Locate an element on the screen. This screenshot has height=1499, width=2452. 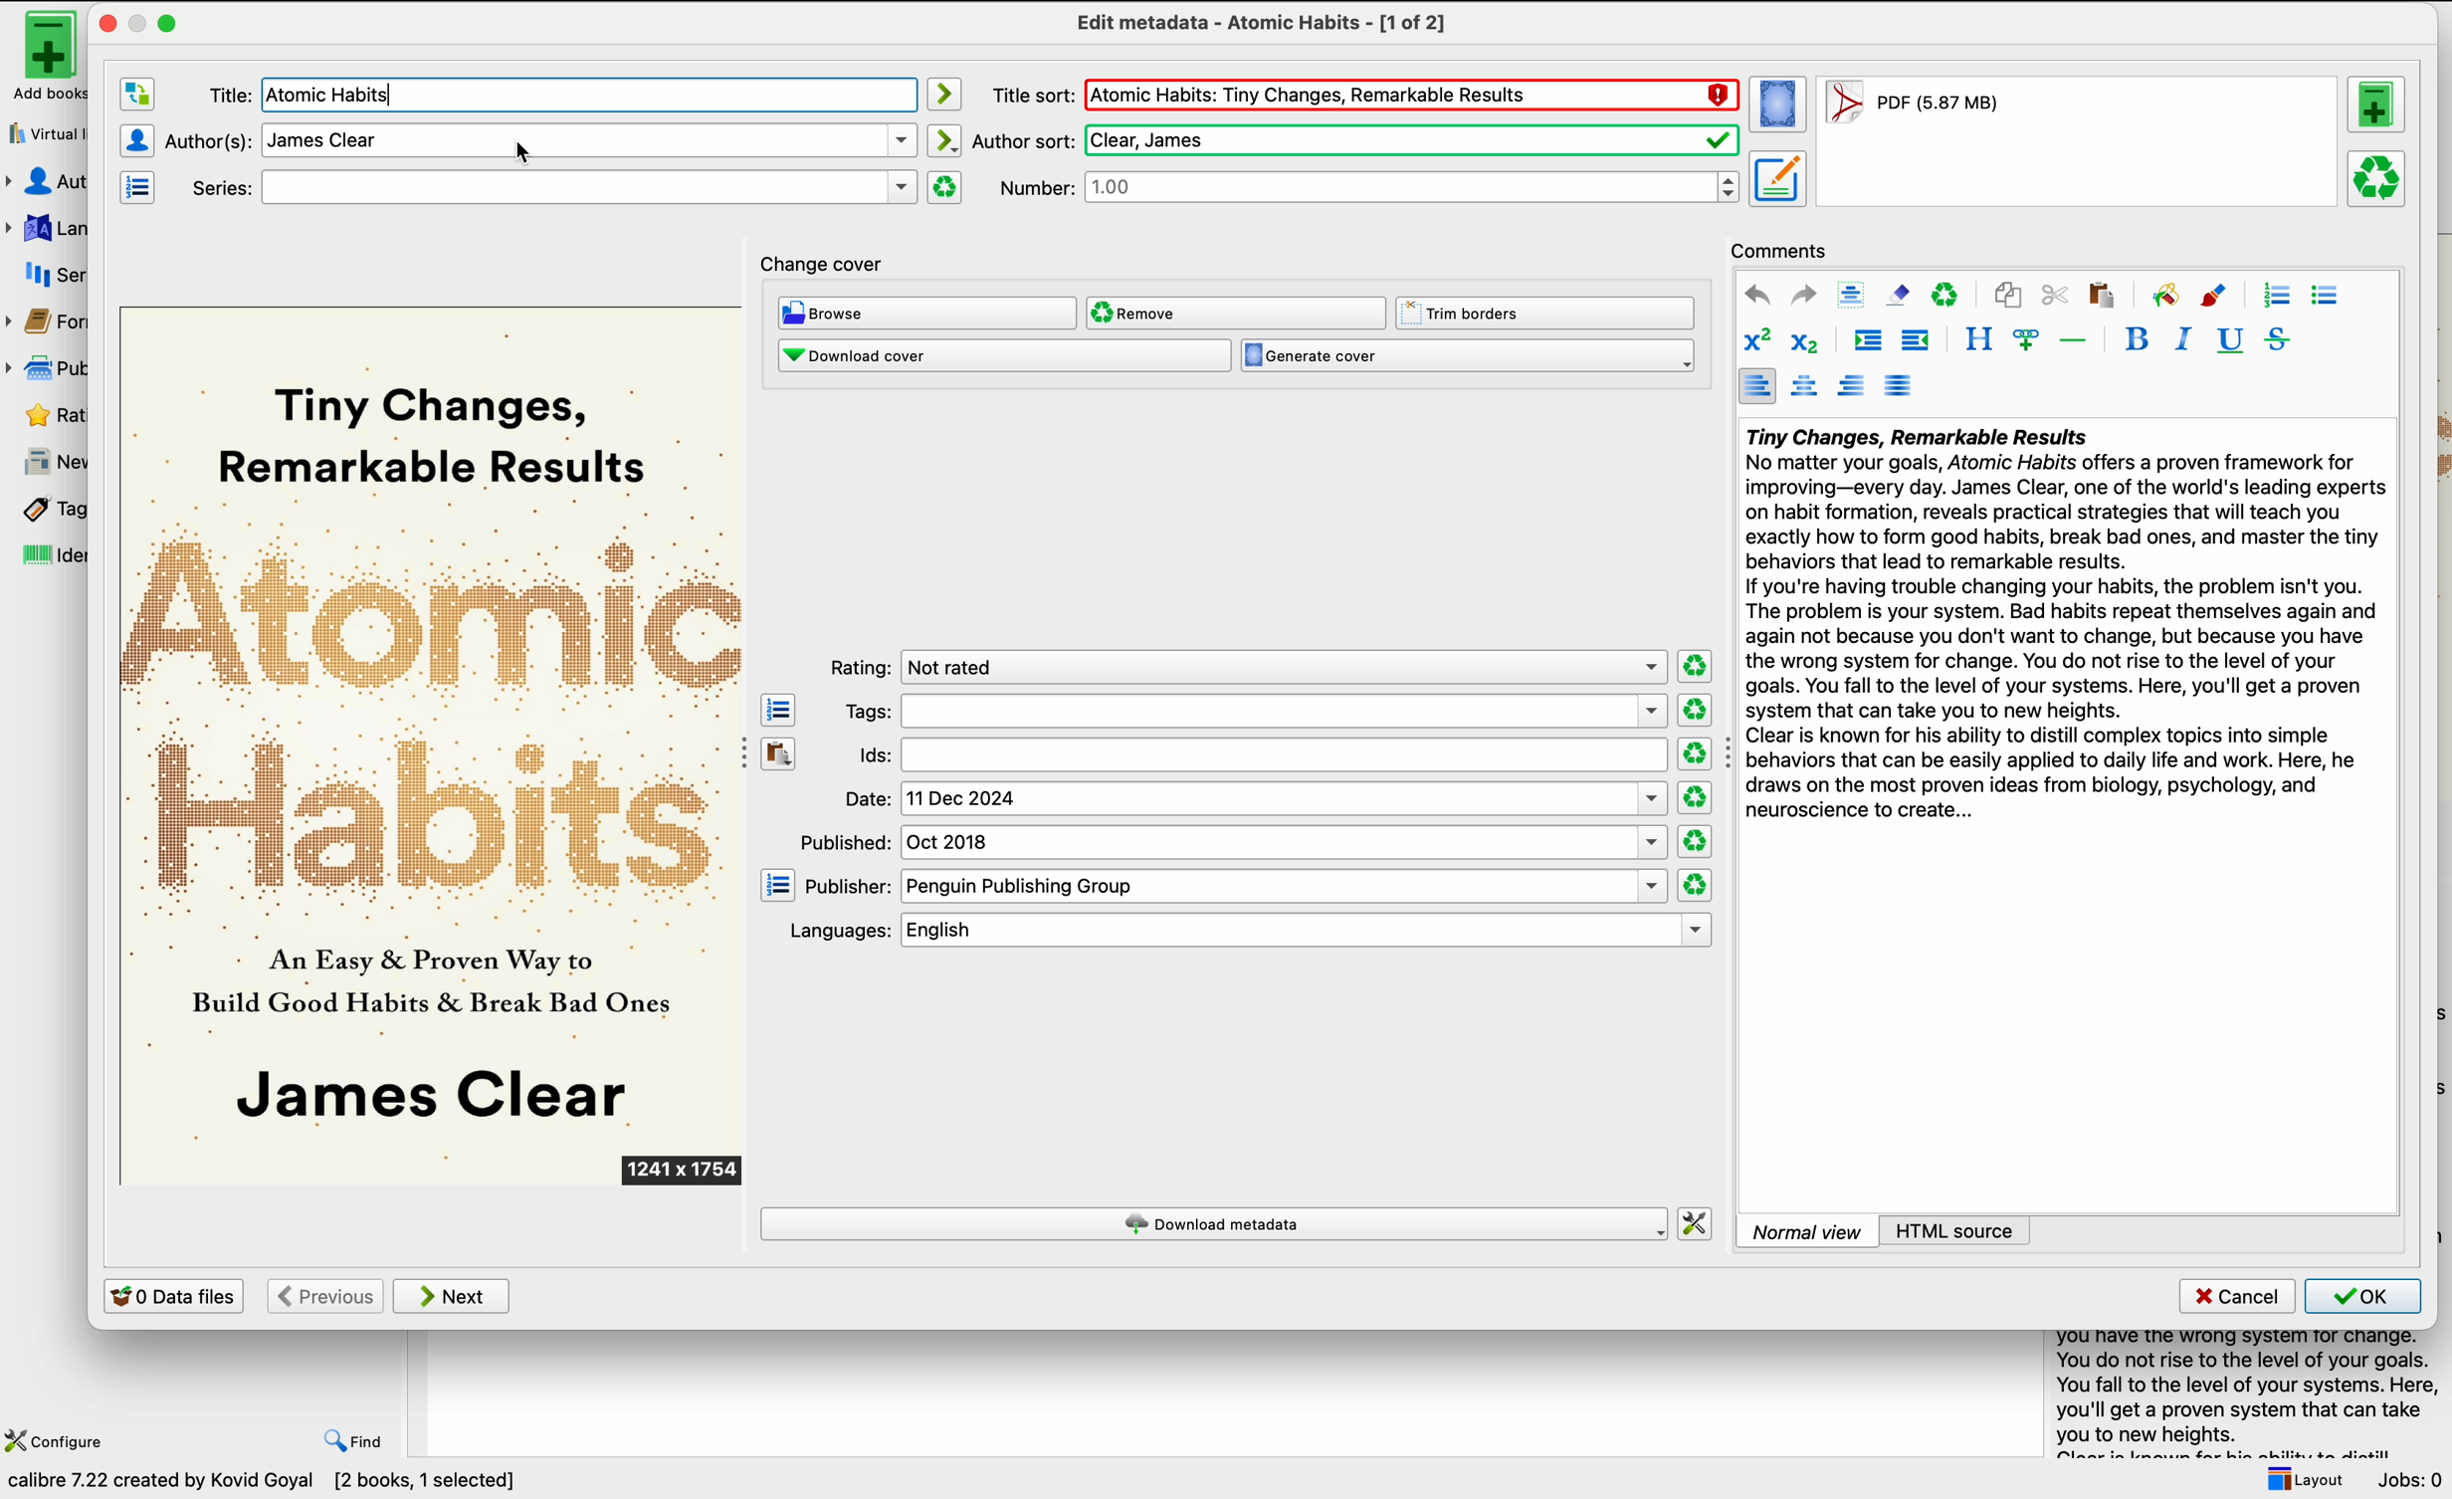
foreground color is located at coordinates (2215, 294).